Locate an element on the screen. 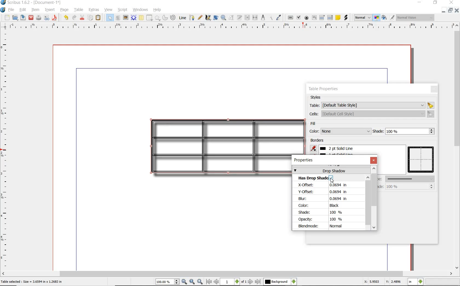  Blur: 0.0694 in is located at coordinates (323, 199).